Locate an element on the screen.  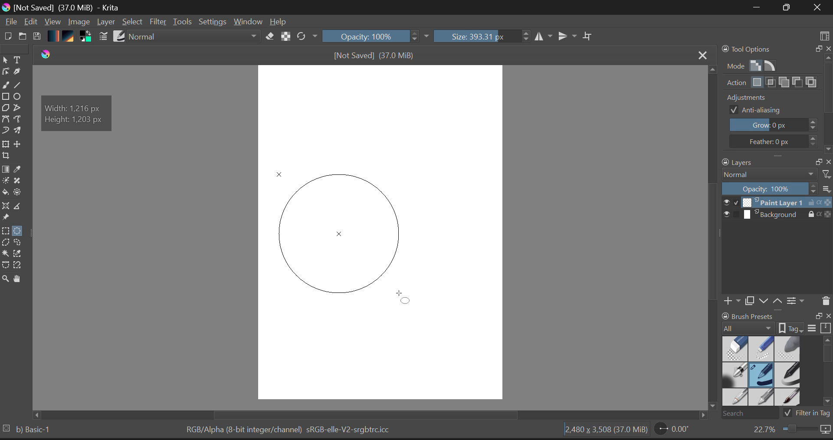
Scroll Bar is located at coordinates (374, 414).